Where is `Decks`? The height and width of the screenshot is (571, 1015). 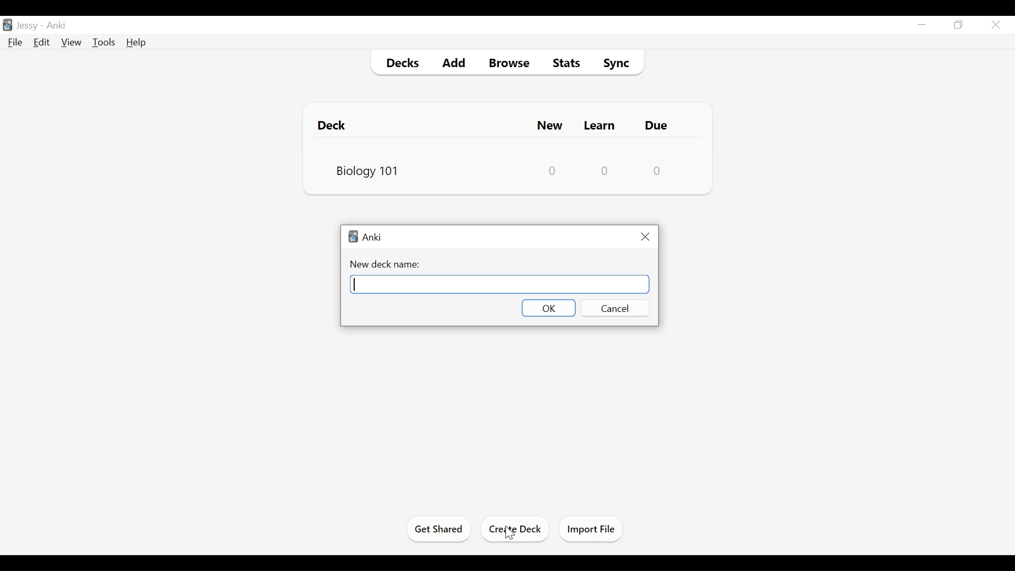 Decks is located at coordinates (399, 62).